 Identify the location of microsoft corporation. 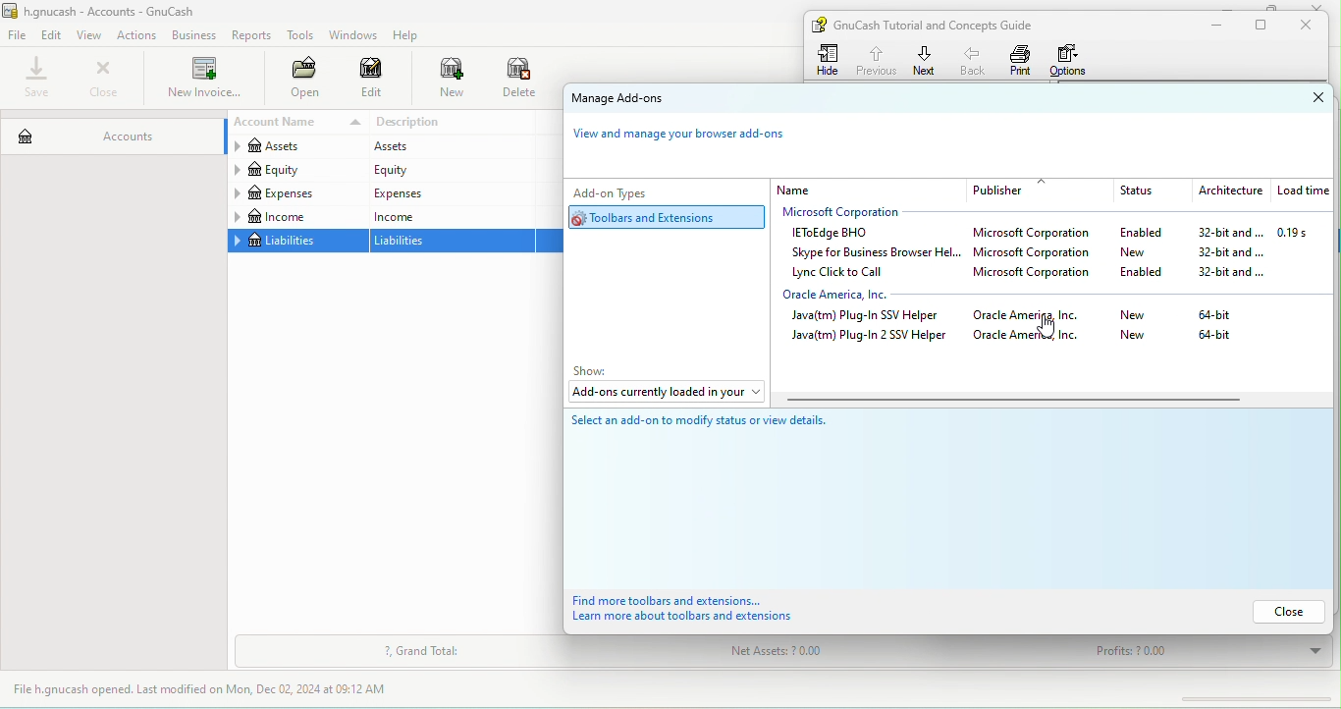
(1039, 275).